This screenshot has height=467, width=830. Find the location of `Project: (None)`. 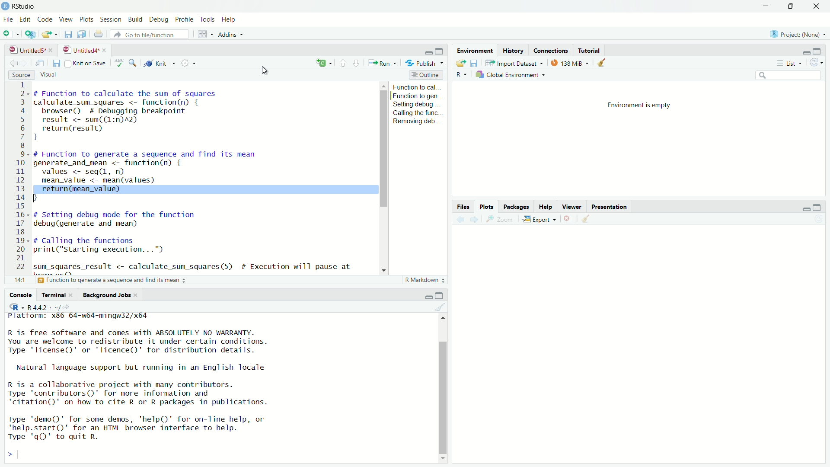

Project: (None) is located at coordinates (797, 34).